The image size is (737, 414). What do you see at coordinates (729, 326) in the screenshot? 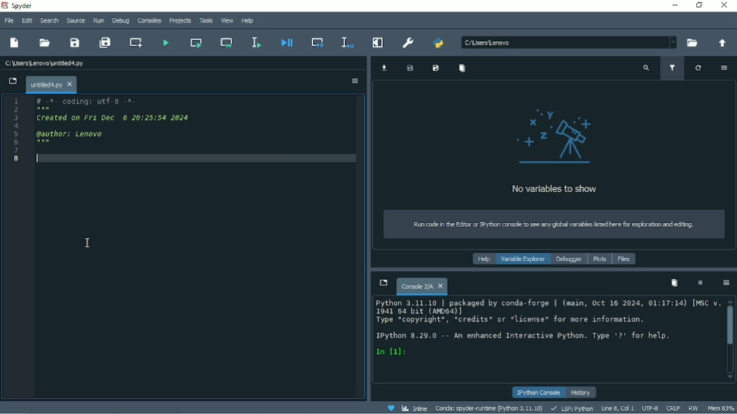
I see `Vertical scrollbar` at bounding box center [729, 326].